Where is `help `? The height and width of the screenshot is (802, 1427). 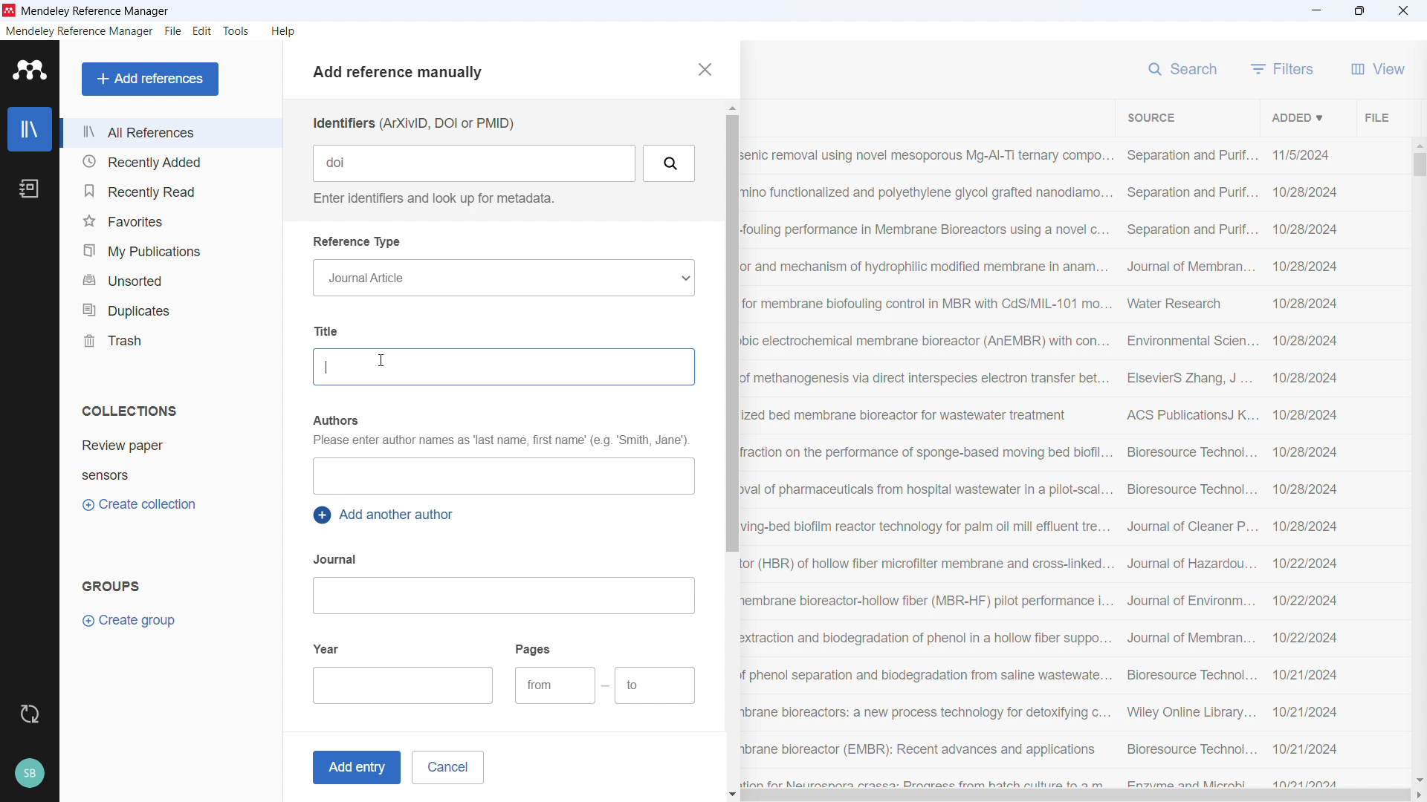
help  is located at coordinates (284, 31).